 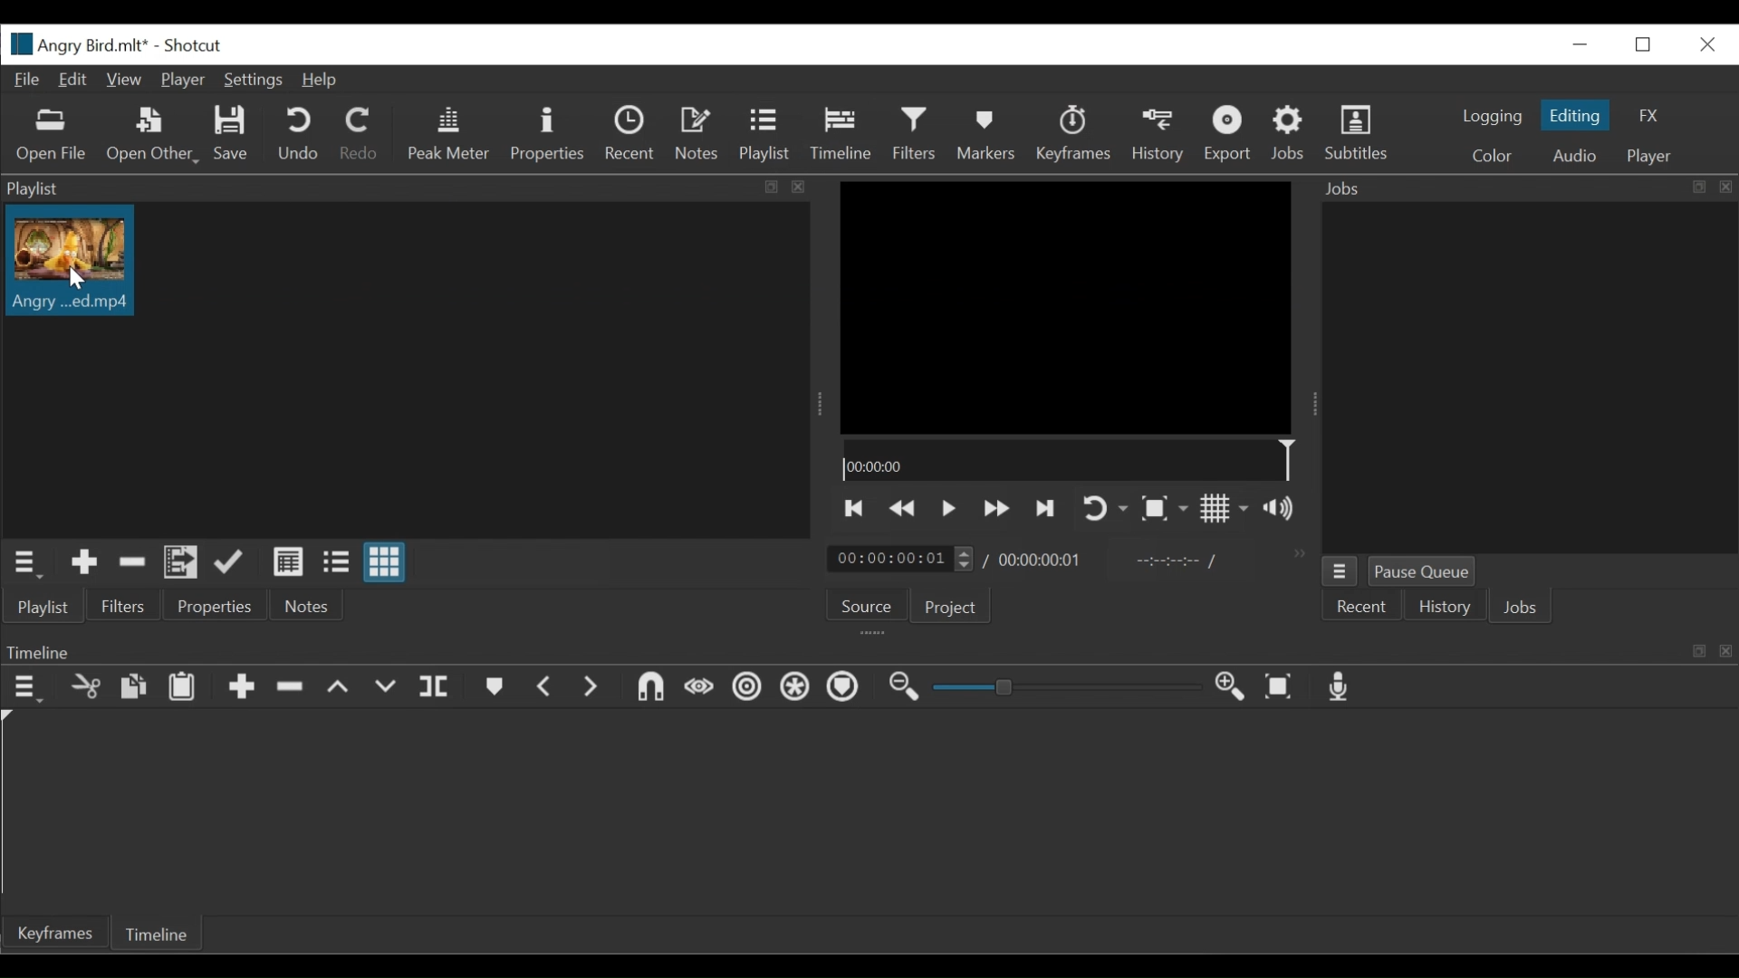 I want to click on Filters, so click(x=916, y=133).